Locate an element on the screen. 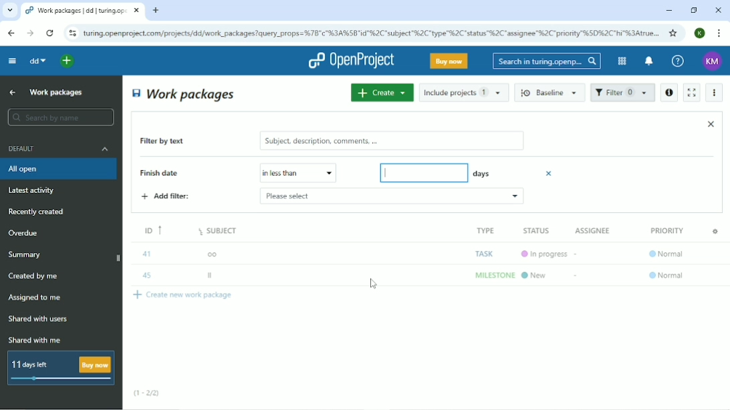 The image size is (730, 410). Add filter is located at coordinates (166, 196).